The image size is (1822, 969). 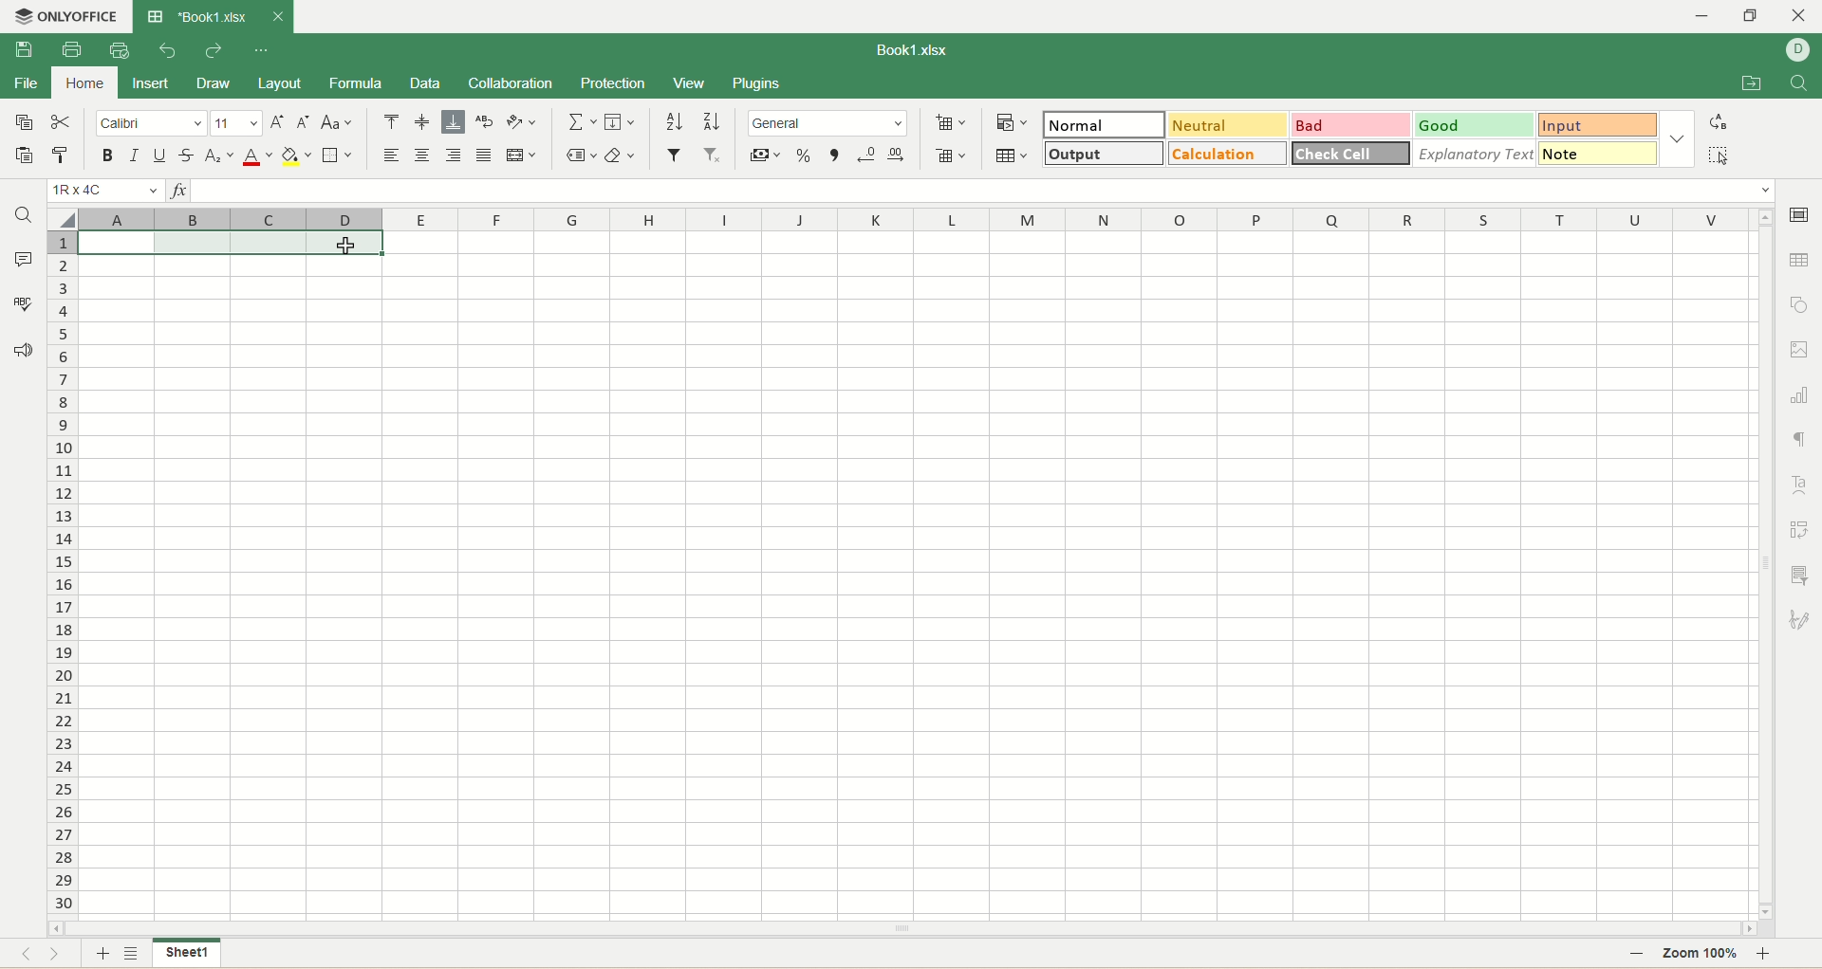 What do you see at coordinates (1353, 125) in the screenshot?
I see `bad` at bounding box center [1353, 125].